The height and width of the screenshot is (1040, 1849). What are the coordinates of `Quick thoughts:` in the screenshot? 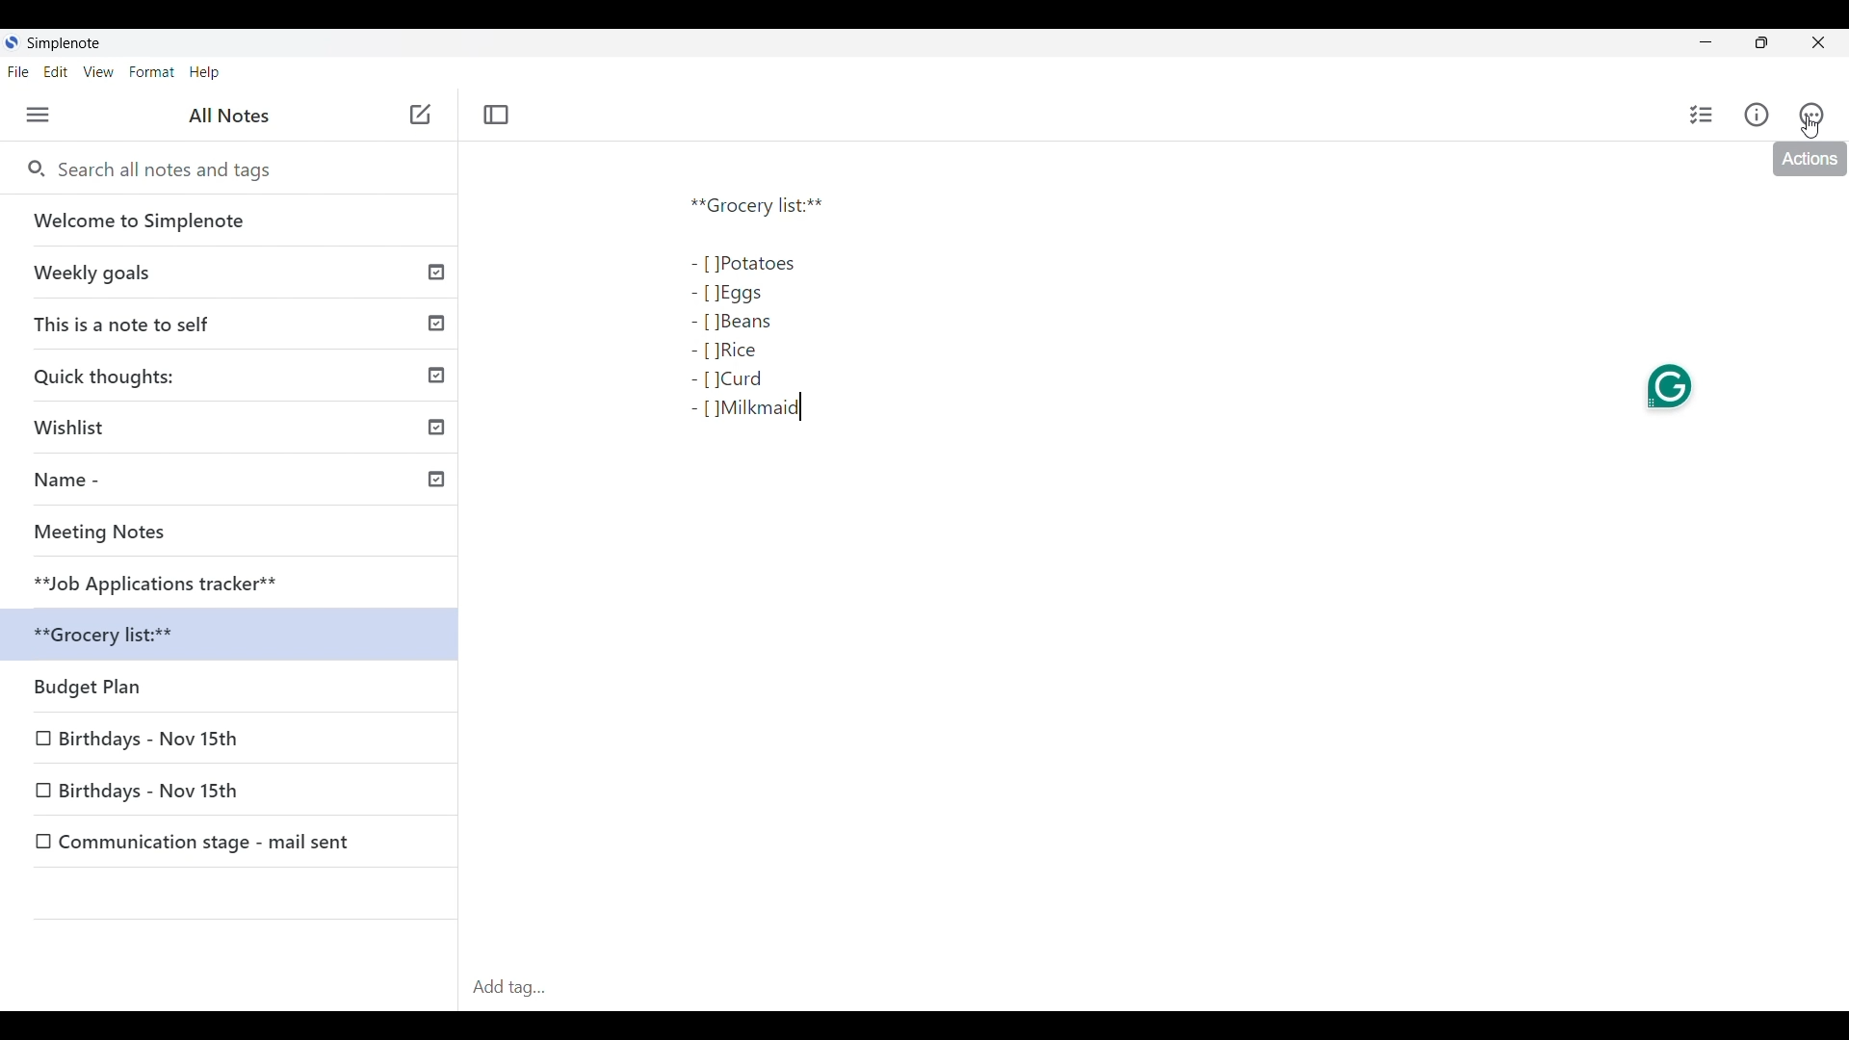 It's located at (237, 378).